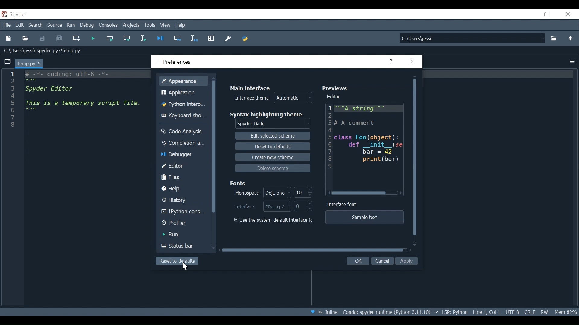  Describe the element at coordinates (8, 25) in the screenshot. I see `File` at that location.